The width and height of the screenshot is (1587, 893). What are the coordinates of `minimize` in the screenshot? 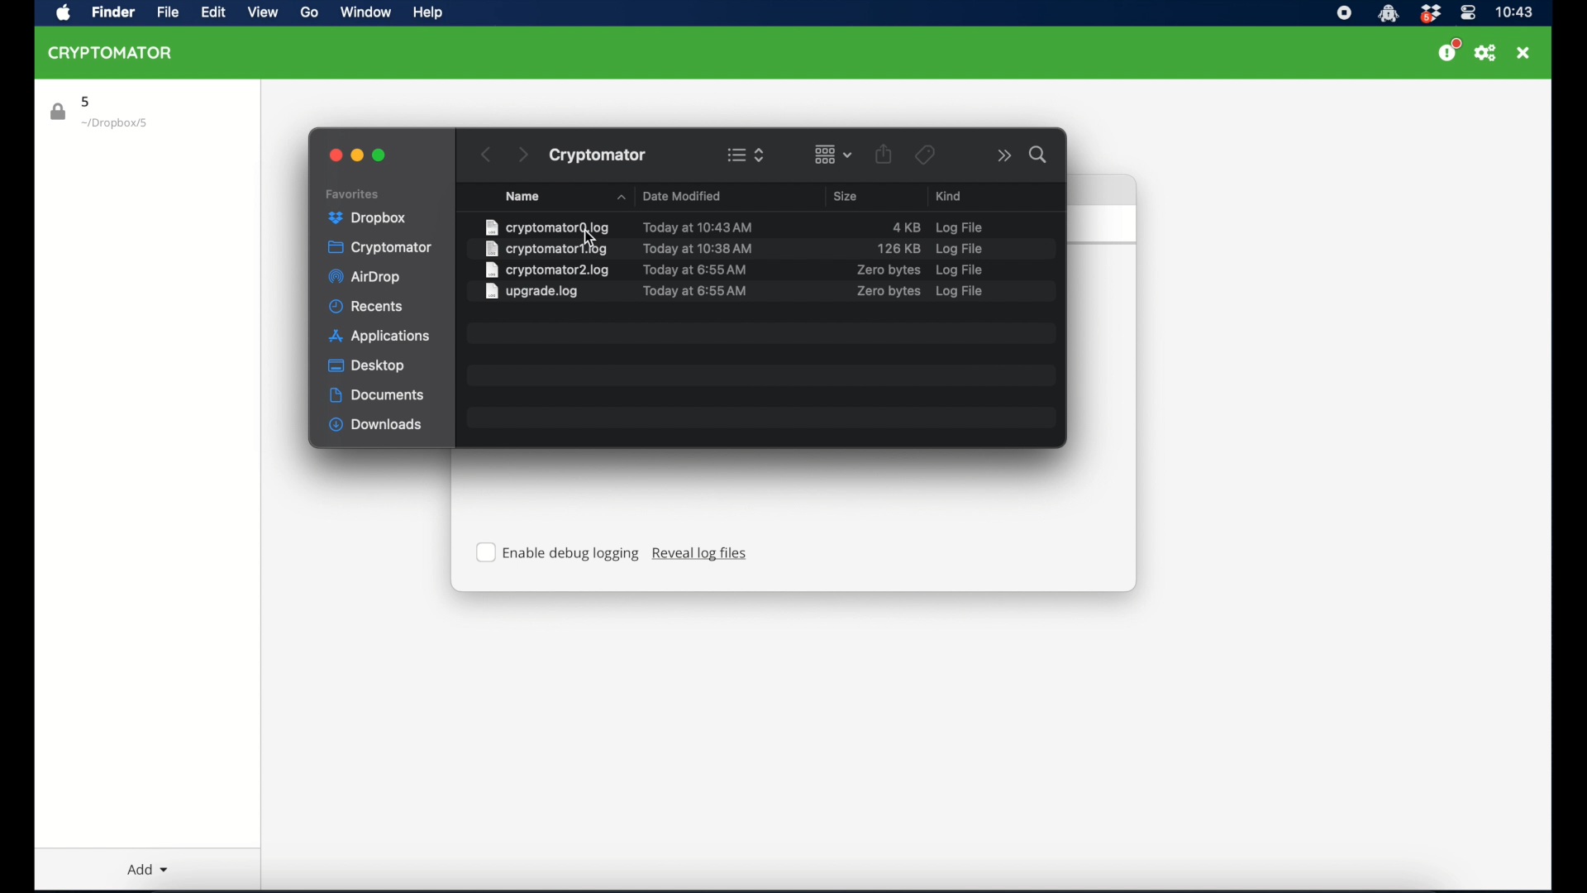 It's located at (357, 155).